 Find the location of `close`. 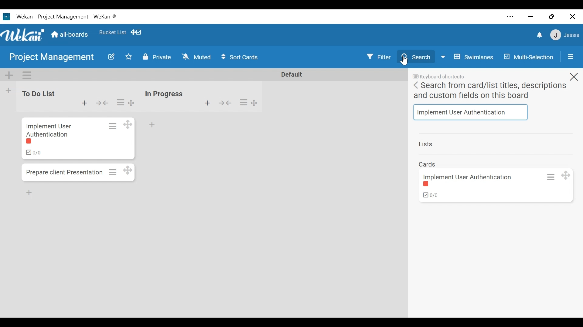

close is located at coordinates (574, 75).